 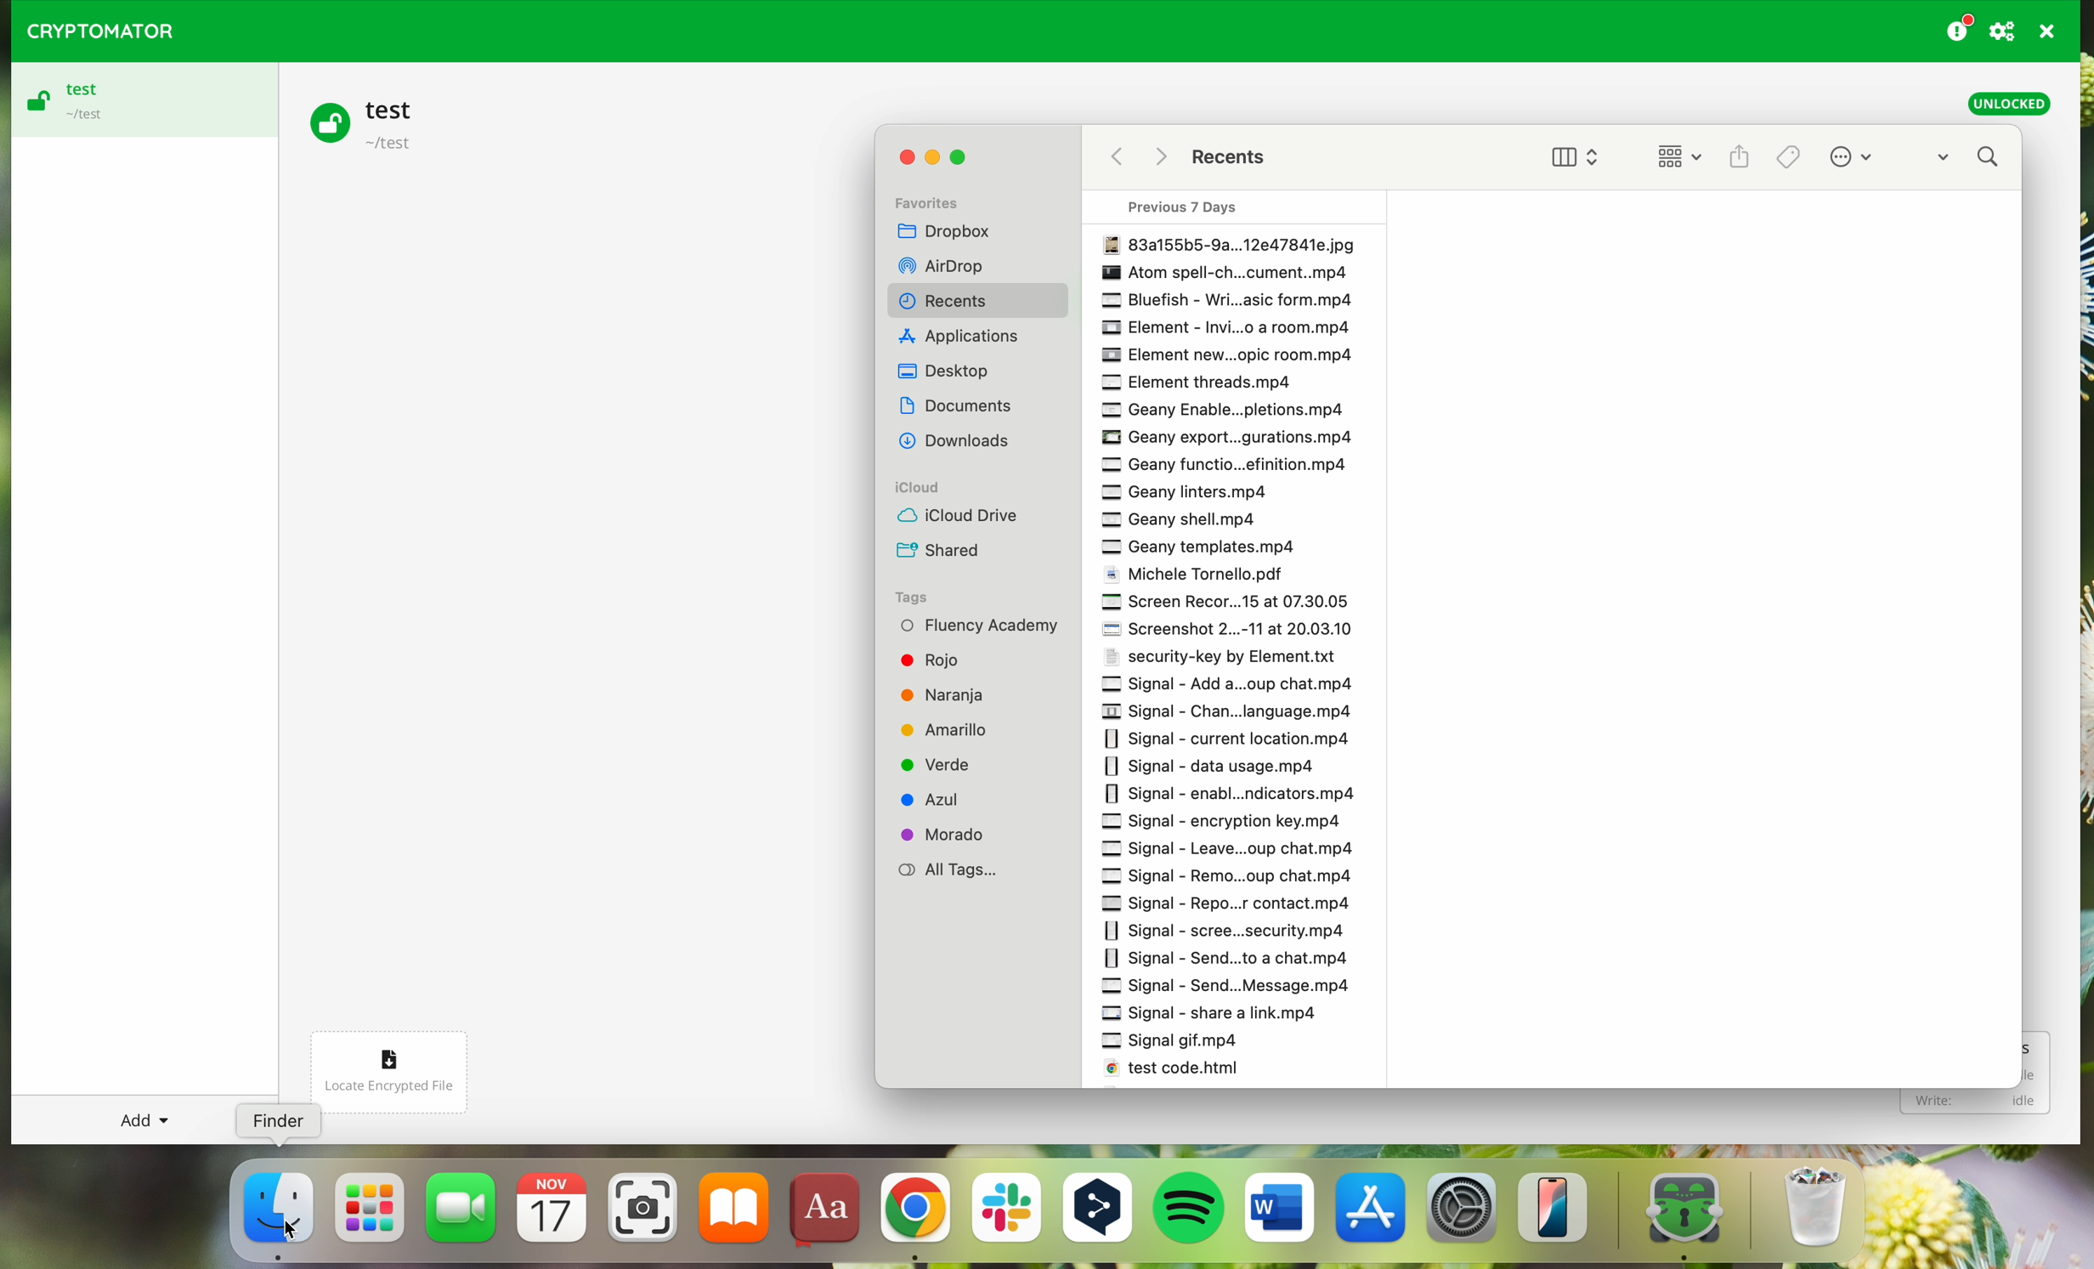 What do you see at coordinates (369, 122) in the screenshot?
I see `test vault` at bounding box center [369, 122].